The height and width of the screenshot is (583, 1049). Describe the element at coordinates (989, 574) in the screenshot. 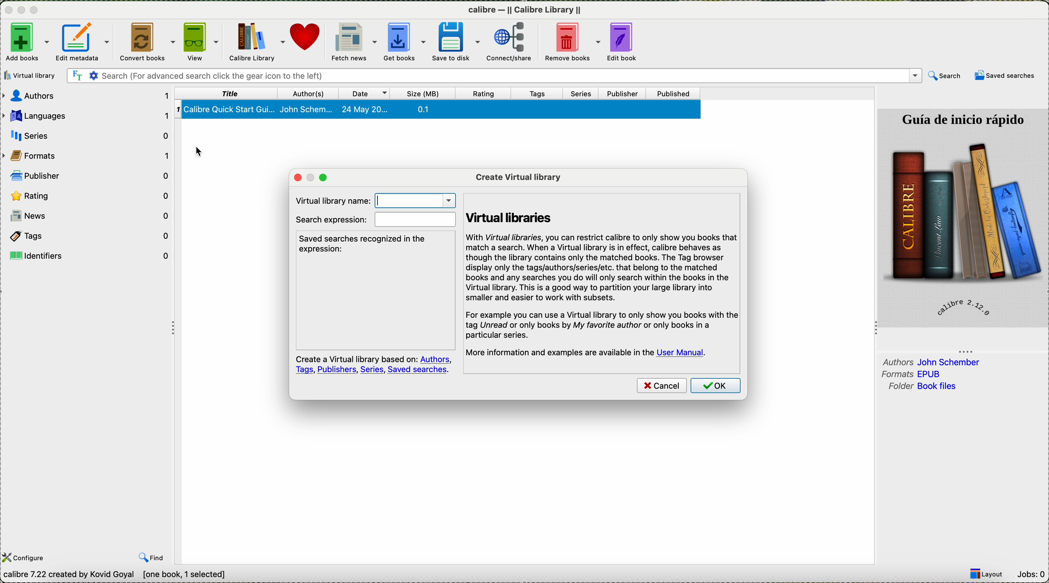

I see `layout` at that location.